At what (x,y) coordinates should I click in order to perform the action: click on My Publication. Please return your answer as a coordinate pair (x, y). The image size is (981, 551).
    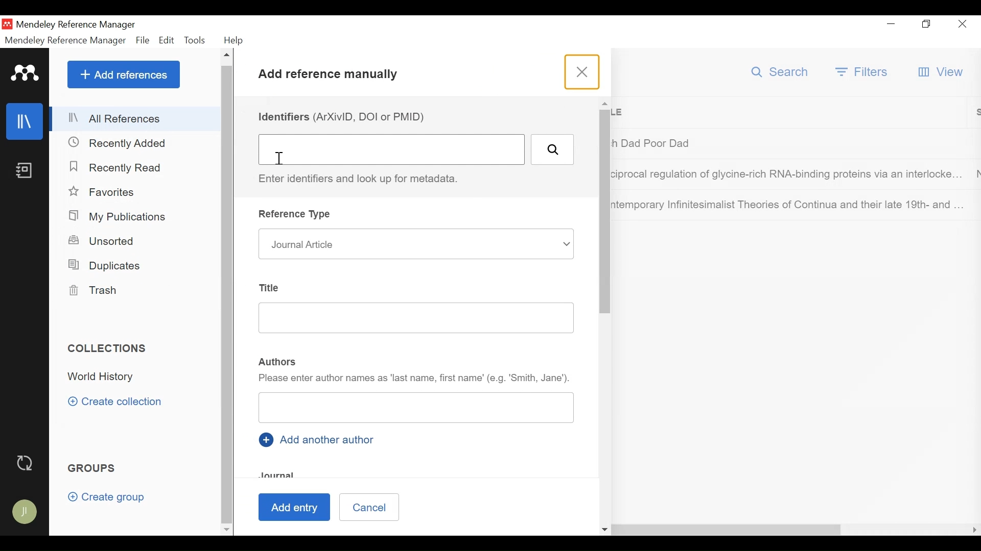
    Looking at the image, I should click on (119, 216).